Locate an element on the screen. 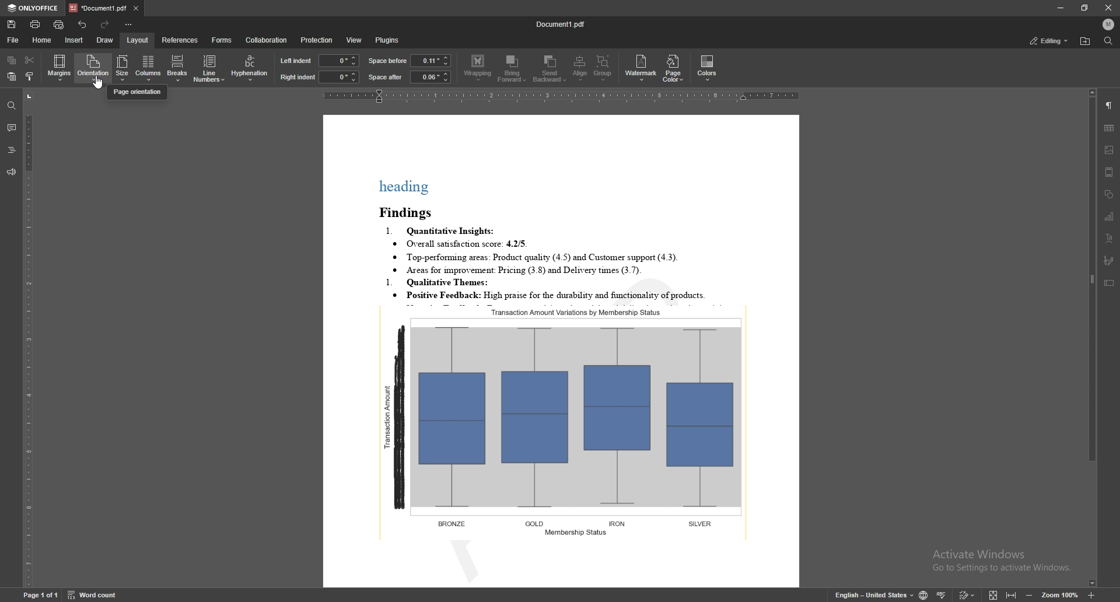 The width and height of the screenshot is (1120, 602). copy style is located at coordinates (29, 76).